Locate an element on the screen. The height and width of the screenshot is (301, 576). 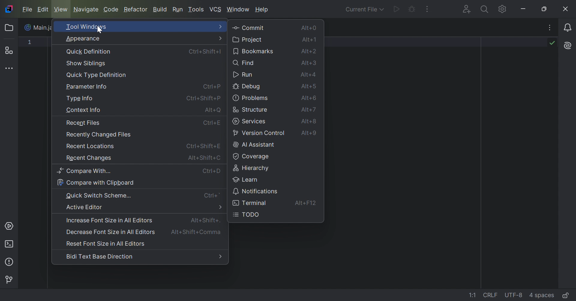
Build is located at coordinates (160, 10).